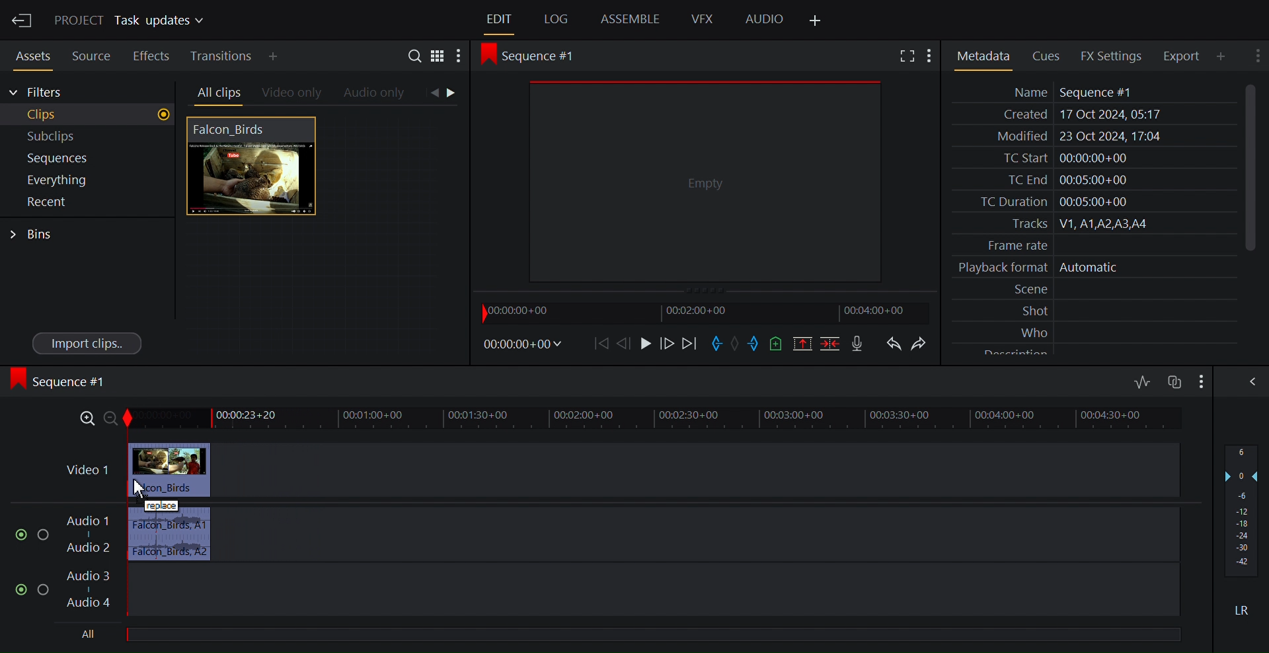  I want to click on Add Panel, so click(814, 21).